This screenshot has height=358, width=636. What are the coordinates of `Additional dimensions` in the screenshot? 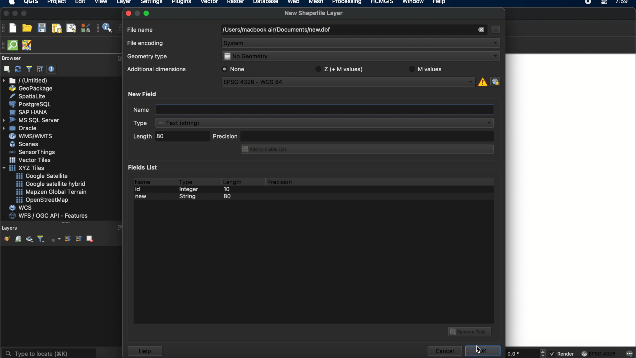 It's located at (155, 70).